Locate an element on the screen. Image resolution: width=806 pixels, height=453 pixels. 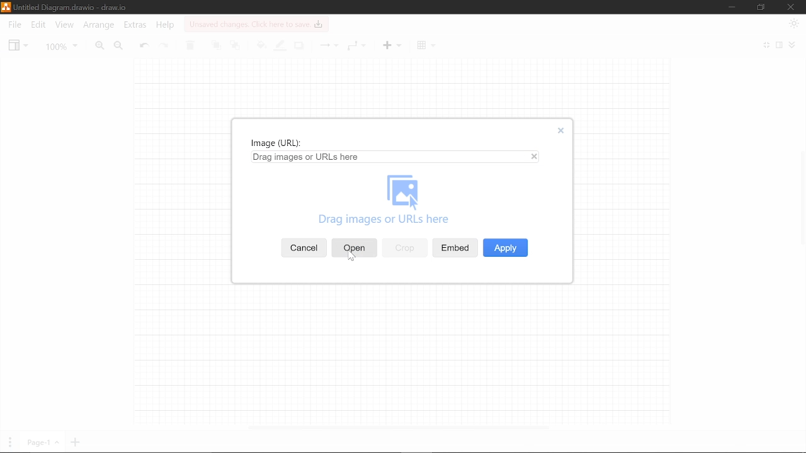
untitled diagram.drawio-draw.io is located at coordinates (72, 7).